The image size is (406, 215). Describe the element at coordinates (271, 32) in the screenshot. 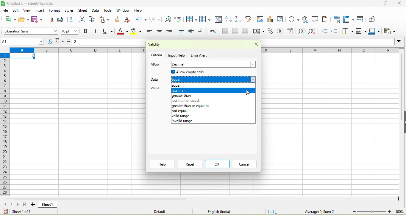

I see `format as percent` at that location.